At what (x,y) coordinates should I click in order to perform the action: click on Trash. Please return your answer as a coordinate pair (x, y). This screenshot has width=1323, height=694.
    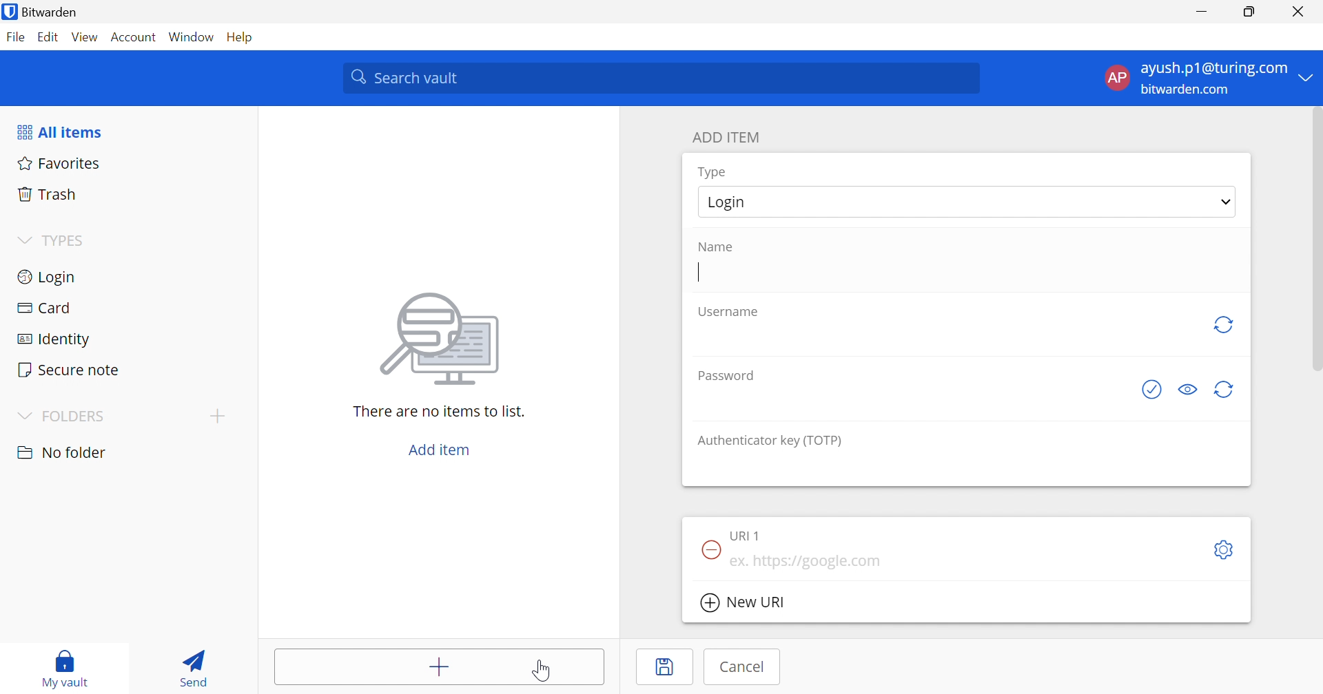
    Looking at the image, I should click on (48, 192).